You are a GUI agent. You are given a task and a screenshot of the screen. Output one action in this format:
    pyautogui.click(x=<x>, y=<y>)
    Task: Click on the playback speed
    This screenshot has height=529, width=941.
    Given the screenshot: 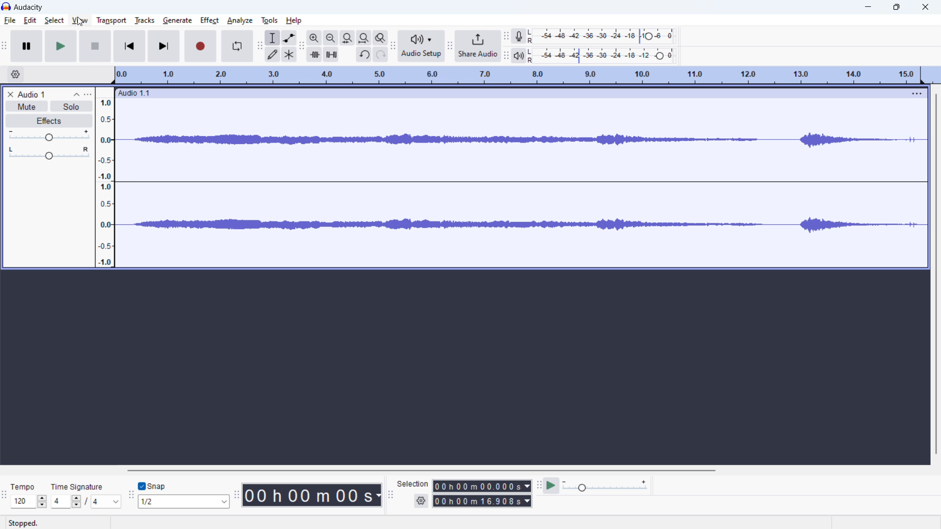 What is the action you would take?
    pyautogui.click(x=605, y=485)
    